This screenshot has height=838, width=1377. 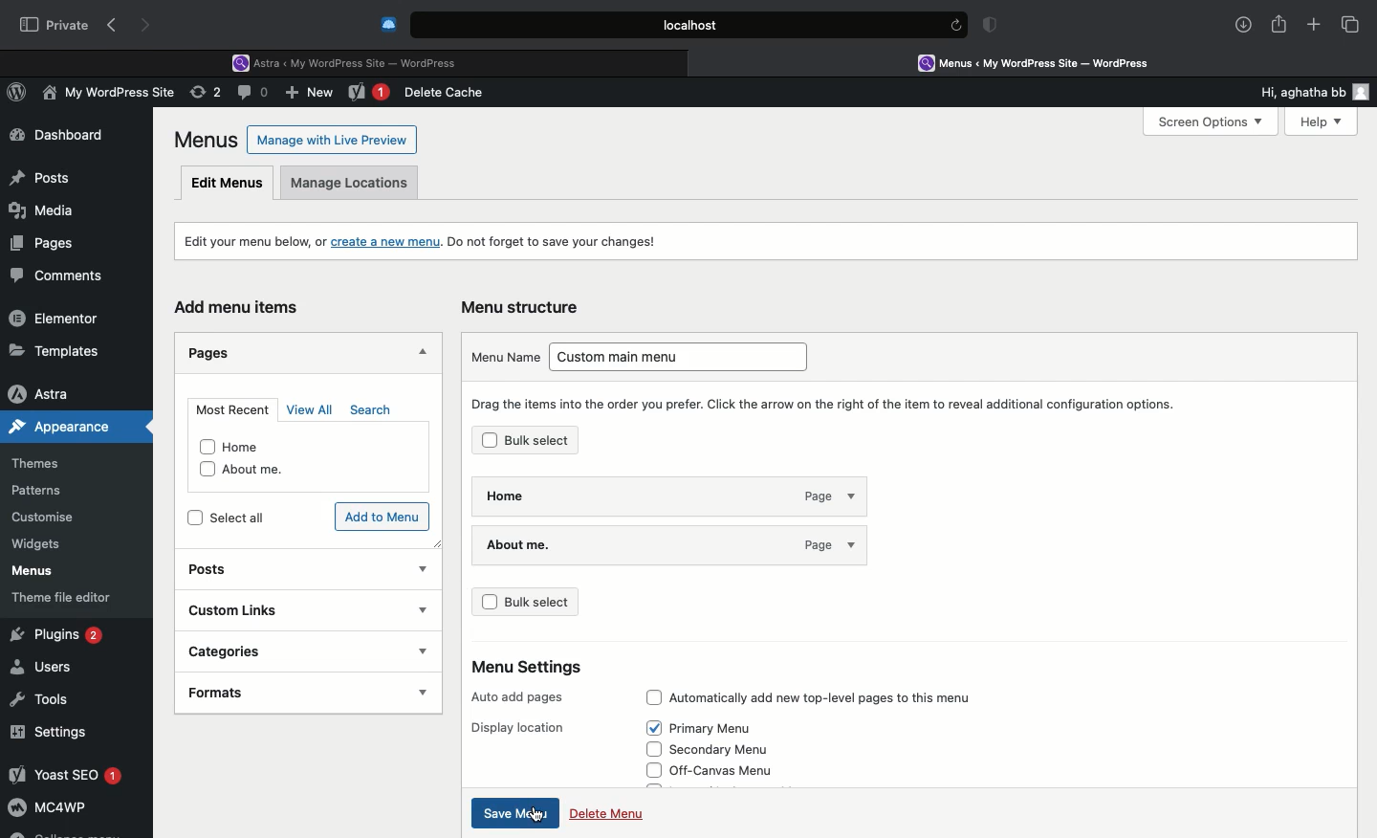 What do you see at coordinates (653, 696) in the screenshot?
I see `Check box` at bounding box center [653, 696].